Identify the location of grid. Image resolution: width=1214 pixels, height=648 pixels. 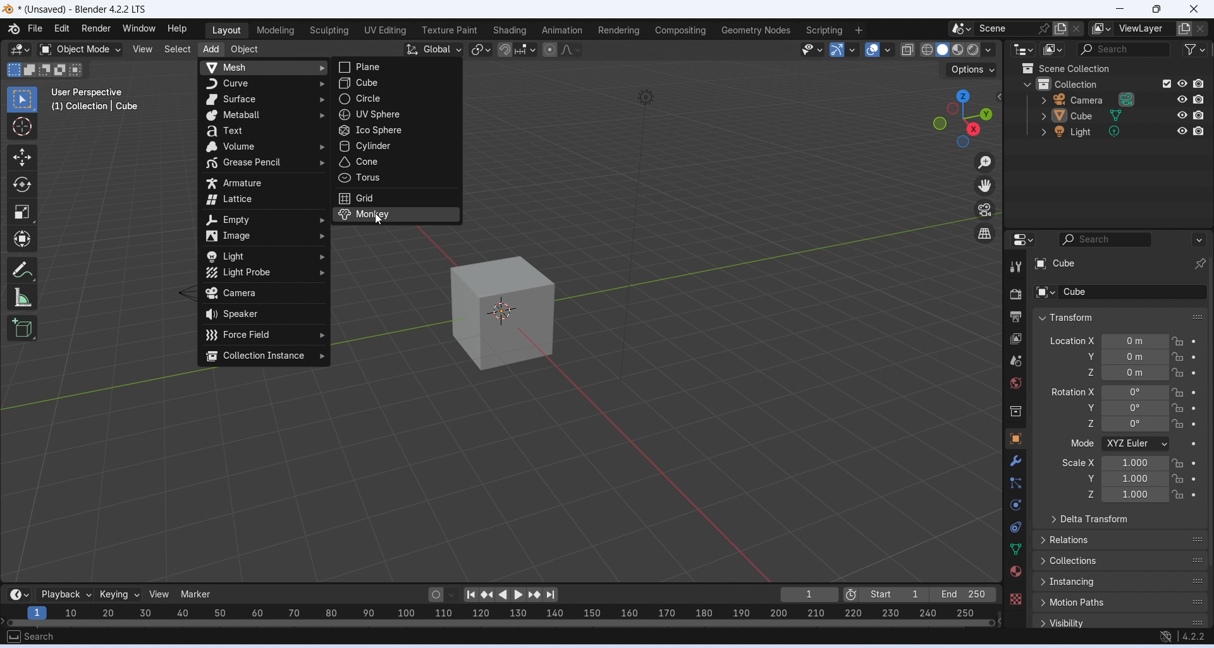
(398, 198).